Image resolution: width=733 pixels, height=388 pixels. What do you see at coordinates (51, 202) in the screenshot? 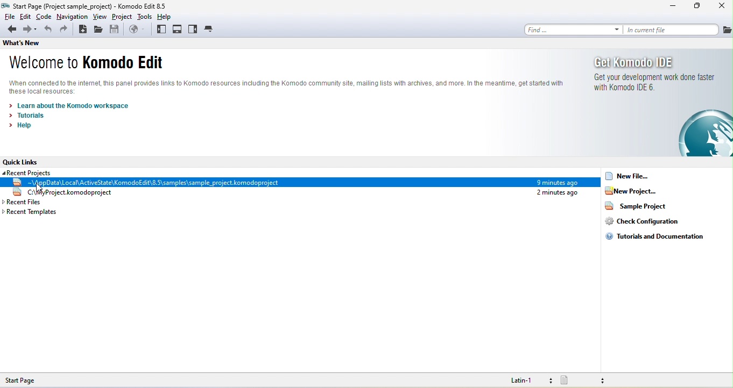
I see `recent file` at bounding box center [51, 202].